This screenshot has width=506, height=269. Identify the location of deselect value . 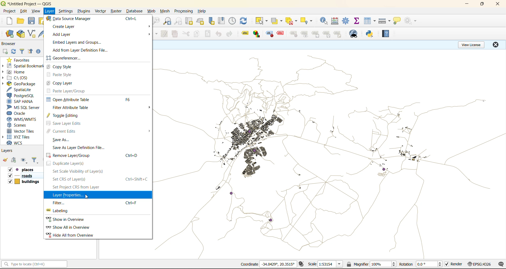
(291, 22).